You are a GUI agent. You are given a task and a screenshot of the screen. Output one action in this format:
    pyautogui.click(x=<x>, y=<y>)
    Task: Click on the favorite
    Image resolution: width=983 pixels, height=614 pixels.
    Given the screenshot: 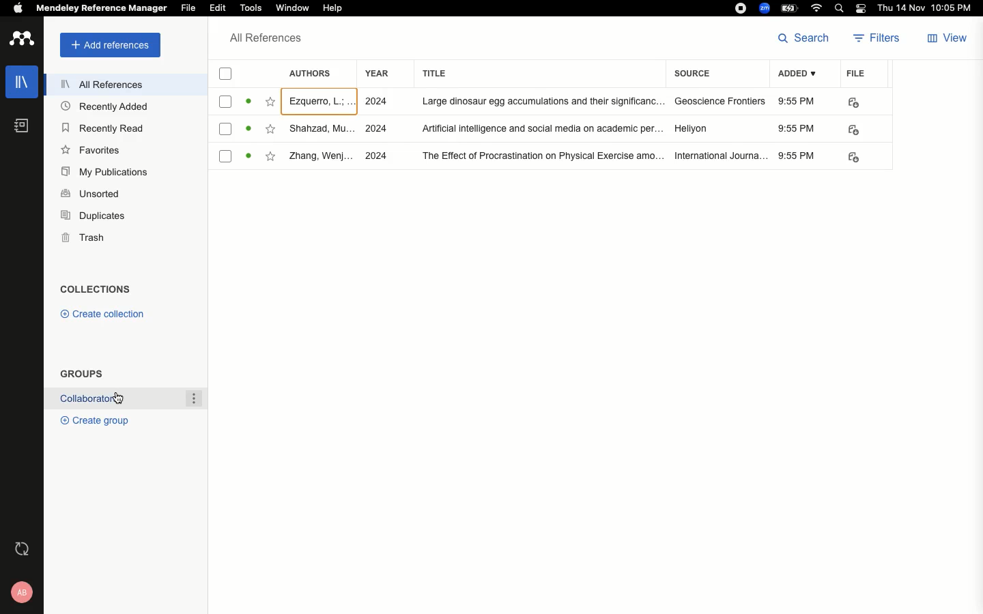 What is the action you would take?
    pyautogui.click(x=272, y=128)
    